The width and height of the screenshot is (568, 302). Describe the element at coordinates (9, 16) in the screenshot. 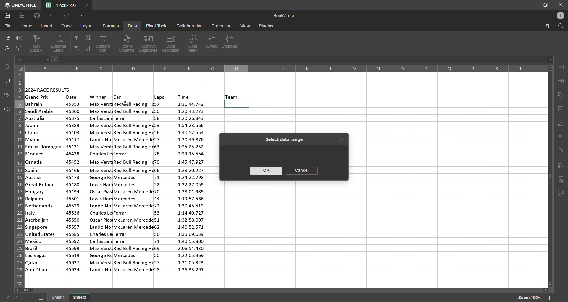

I see `save` at that location.